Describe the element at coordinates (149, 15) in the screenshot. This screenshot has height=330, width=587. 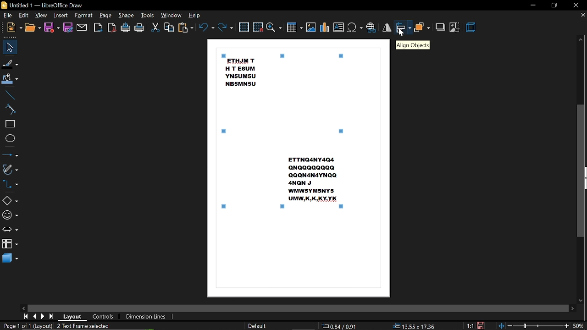
I see `tools` at that location.